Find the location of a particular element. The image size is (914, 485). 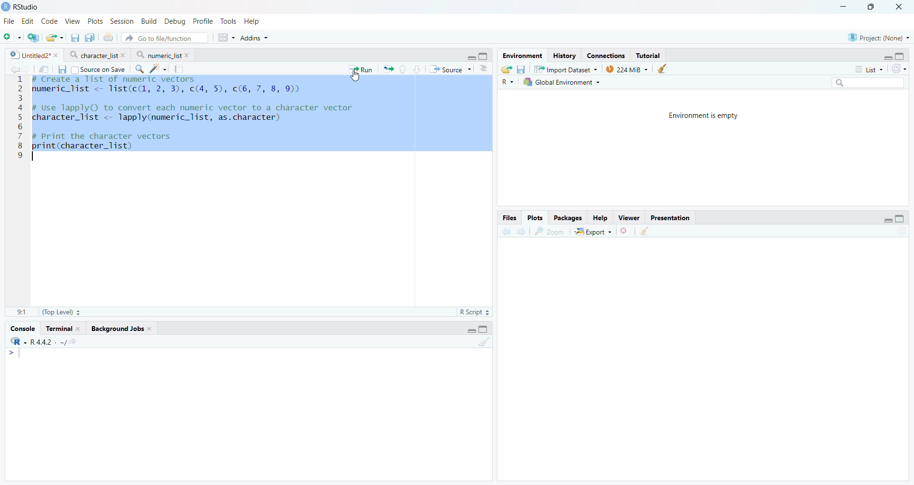

Clear is located at coordinates (647, 231).